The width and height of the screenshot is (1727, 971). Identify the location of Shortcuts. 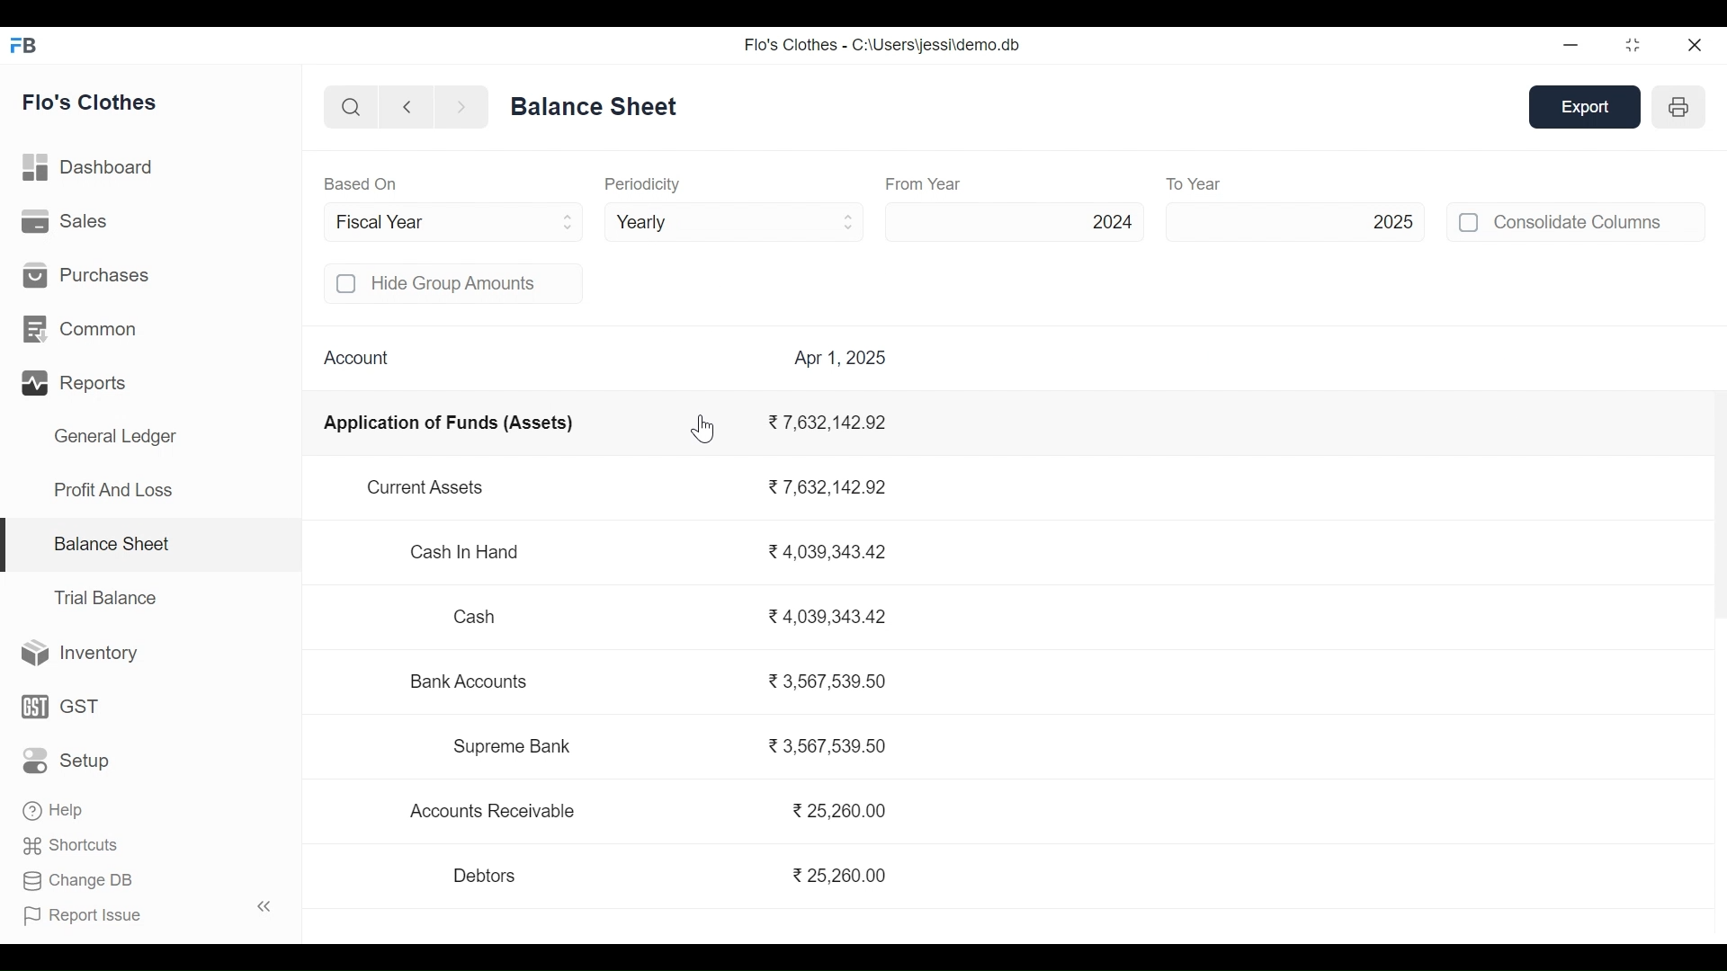
(73, 842).